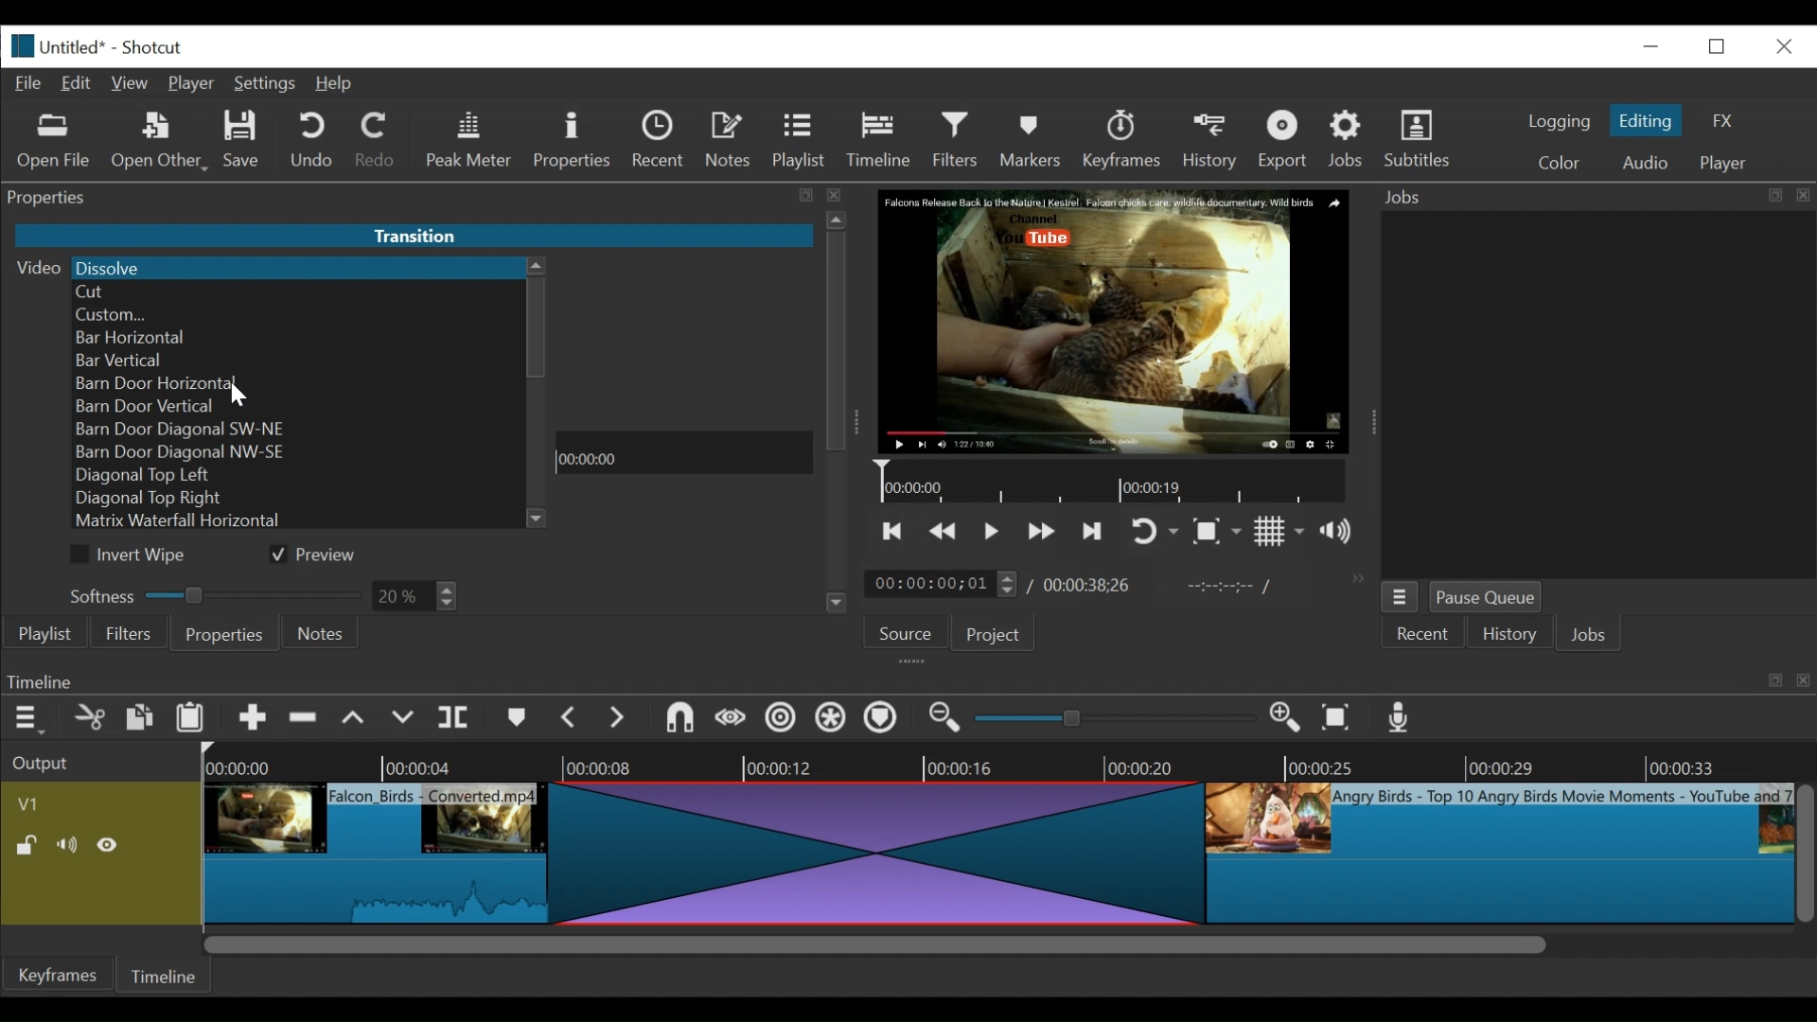 The height and width of the screenshot is (1022, 1817). Describe the element at coordinates (1650, 45) in the screenshot. I see `minimize` at that location.